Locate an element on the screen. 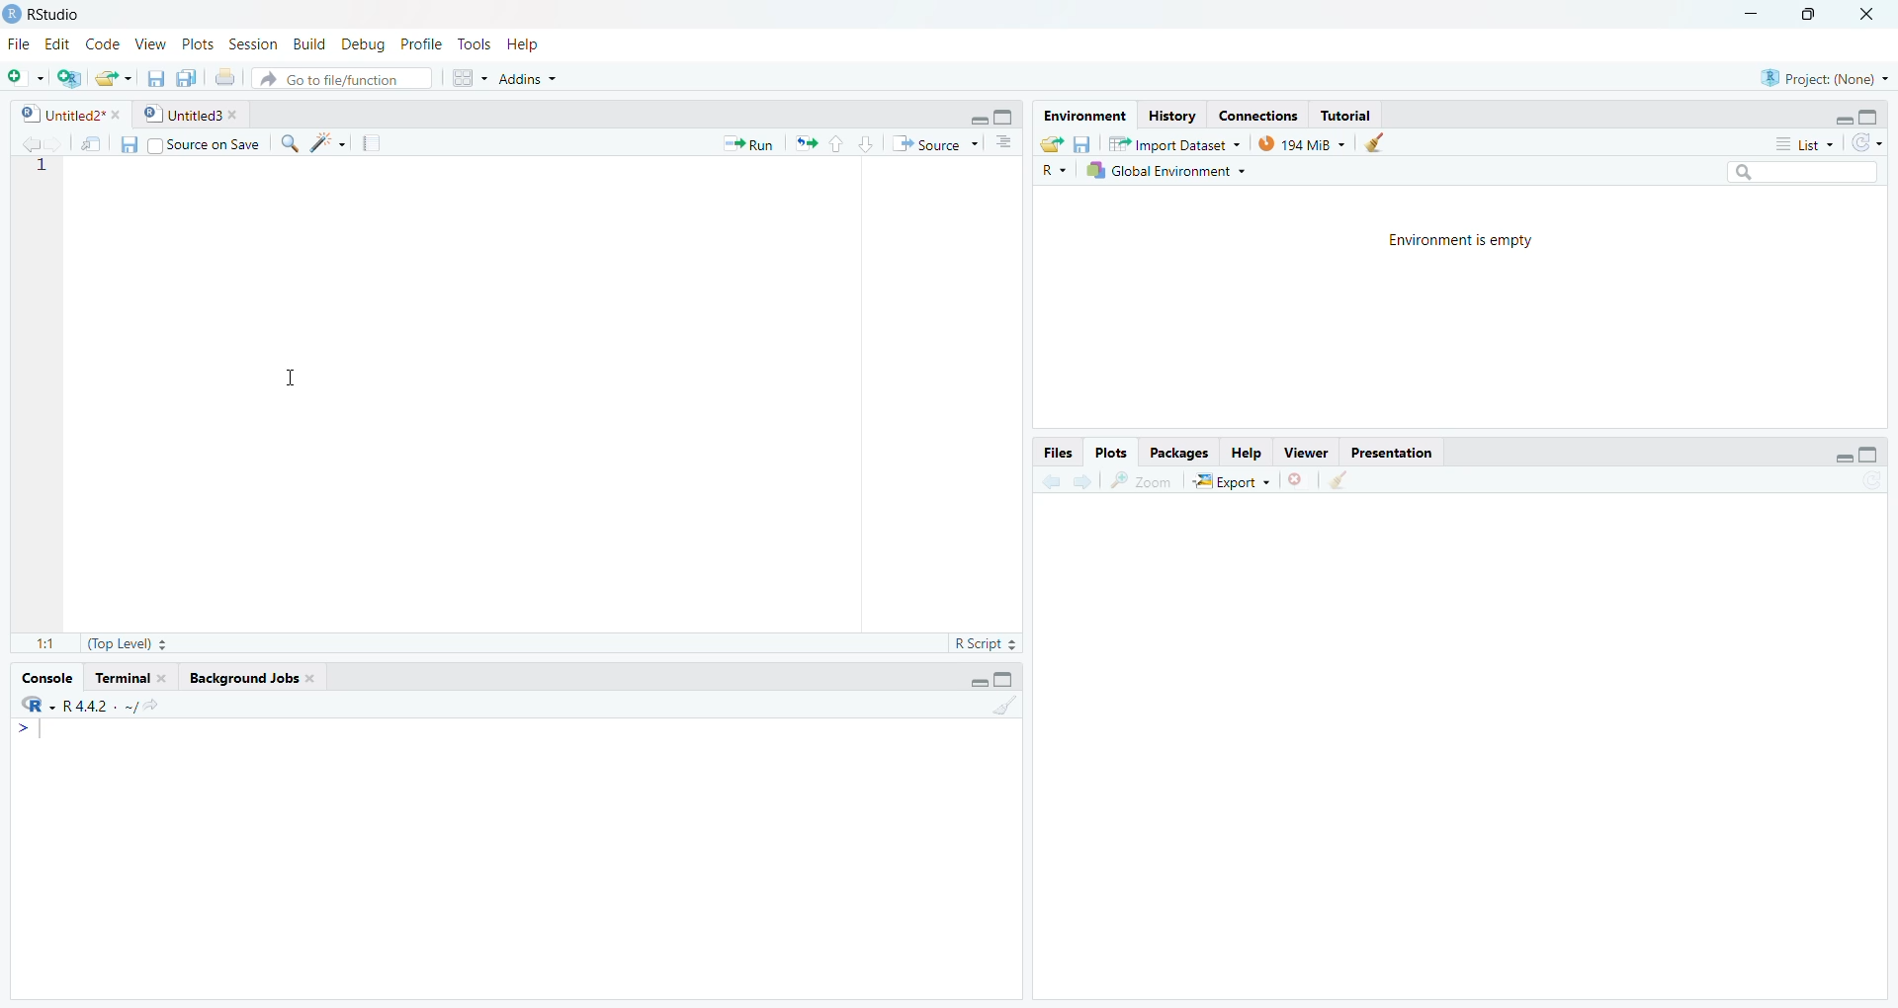 This screenshot has height=1008, width=1898. Maximize is located at coordinates (1808, 15).